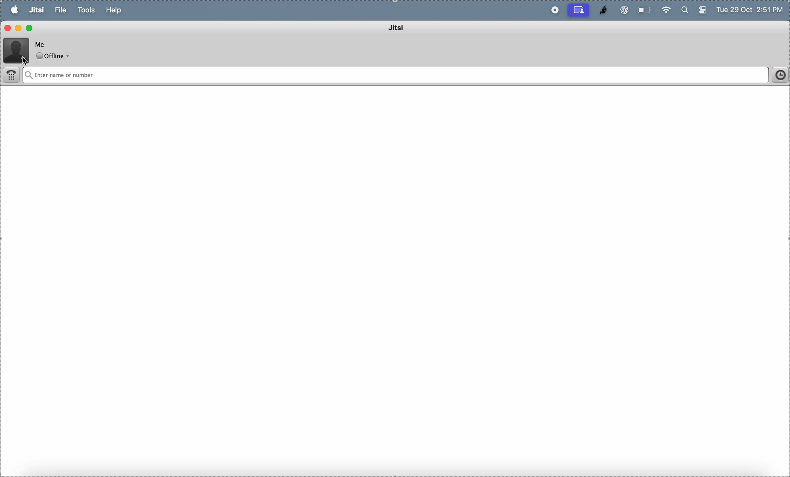 This screenshot has width=790, height=477. What do you see at coordinates (405, 29) in the screenshot?
I see `jitsi ` at bounding box center [405, 29].